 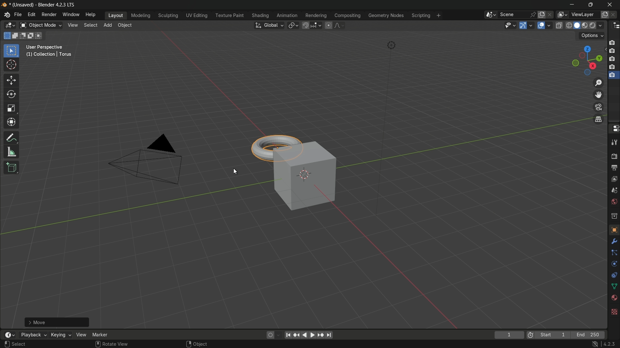 I want to click on help menu, so click(x=91, y=15).